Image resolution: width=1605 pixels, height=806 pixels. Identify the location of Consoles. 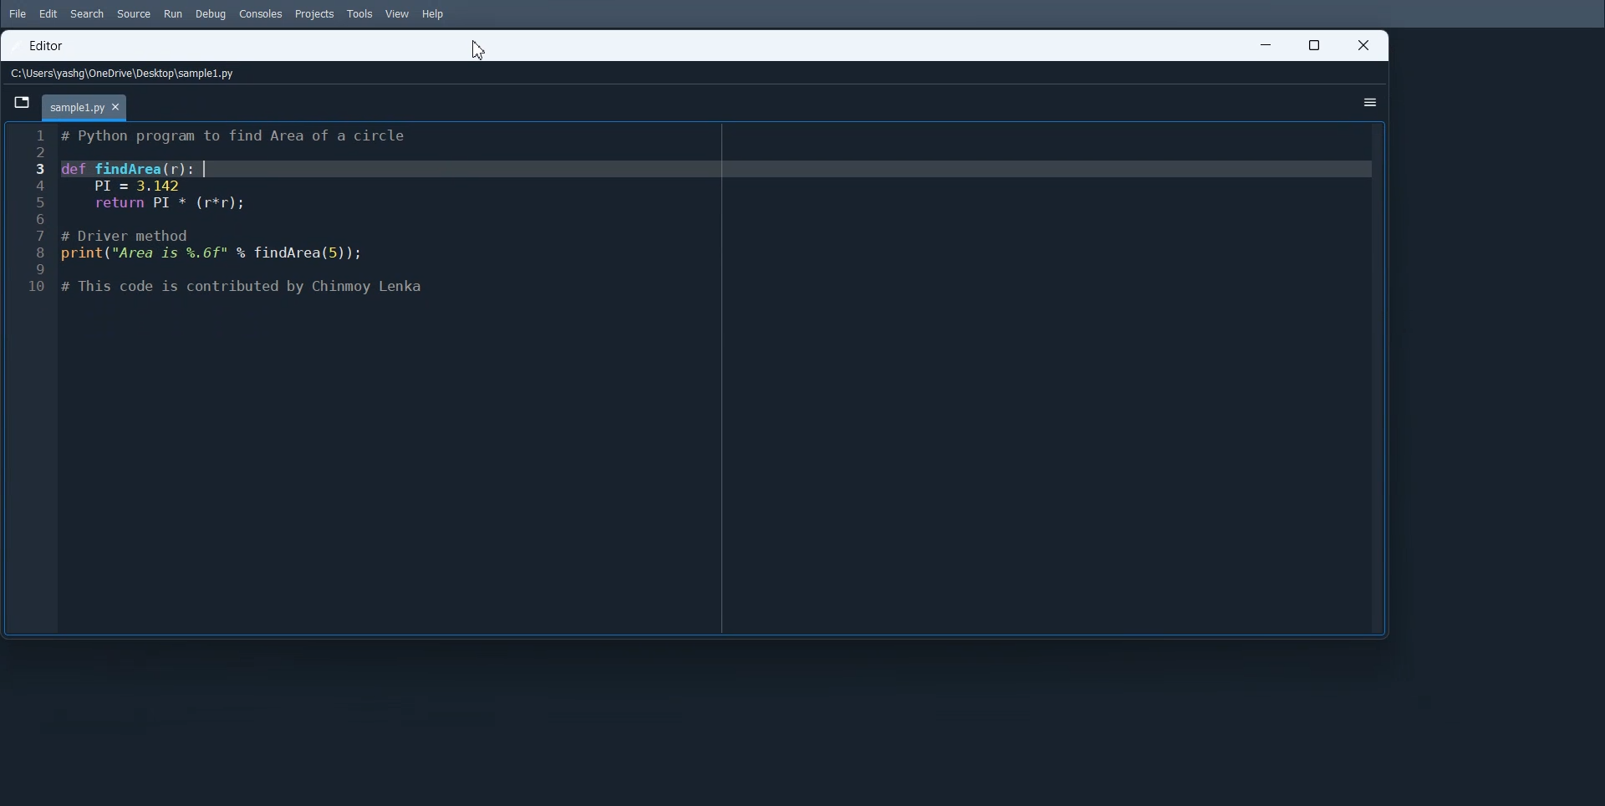
(262, 14).